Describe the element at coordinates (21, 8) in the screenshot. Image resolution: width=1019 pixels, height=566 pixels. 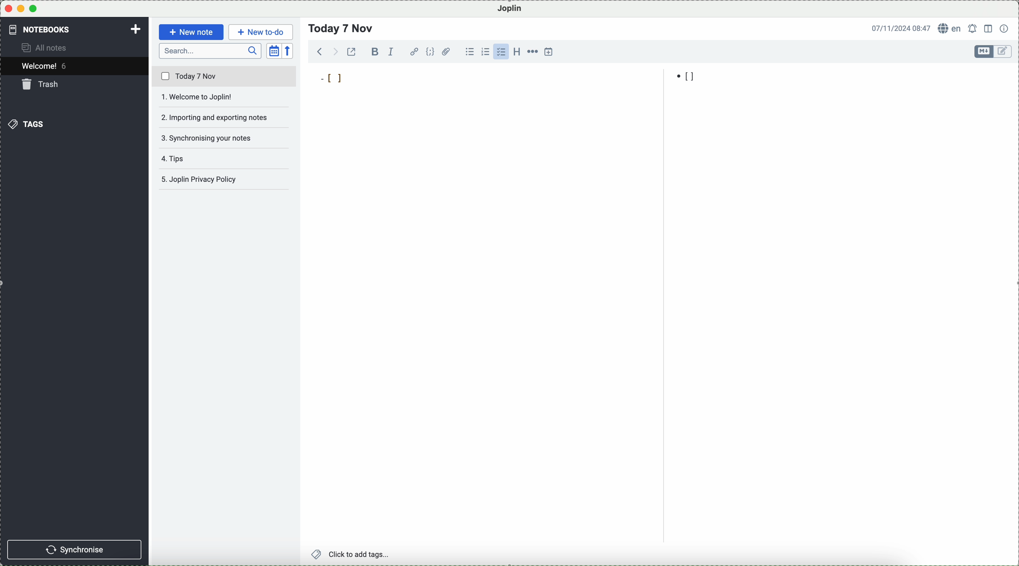
I see `minimize` at that location.